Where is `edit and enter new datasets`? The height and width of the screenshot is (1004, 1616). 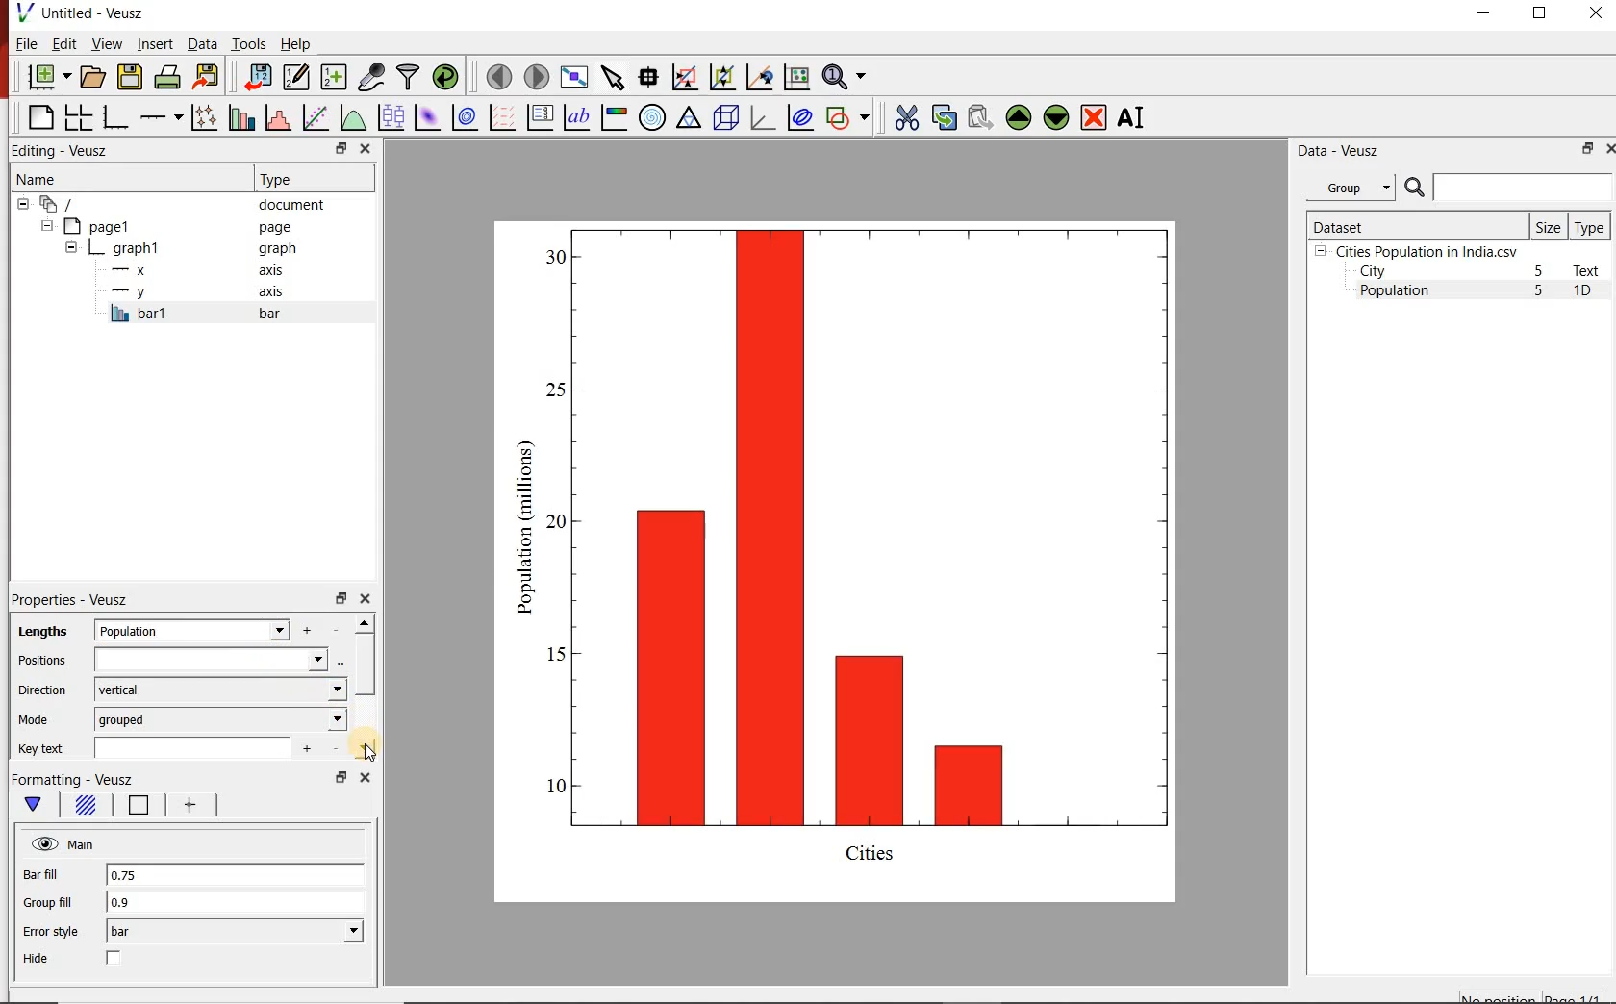
edit and enter new datasets is located at coordinates (294, 77).